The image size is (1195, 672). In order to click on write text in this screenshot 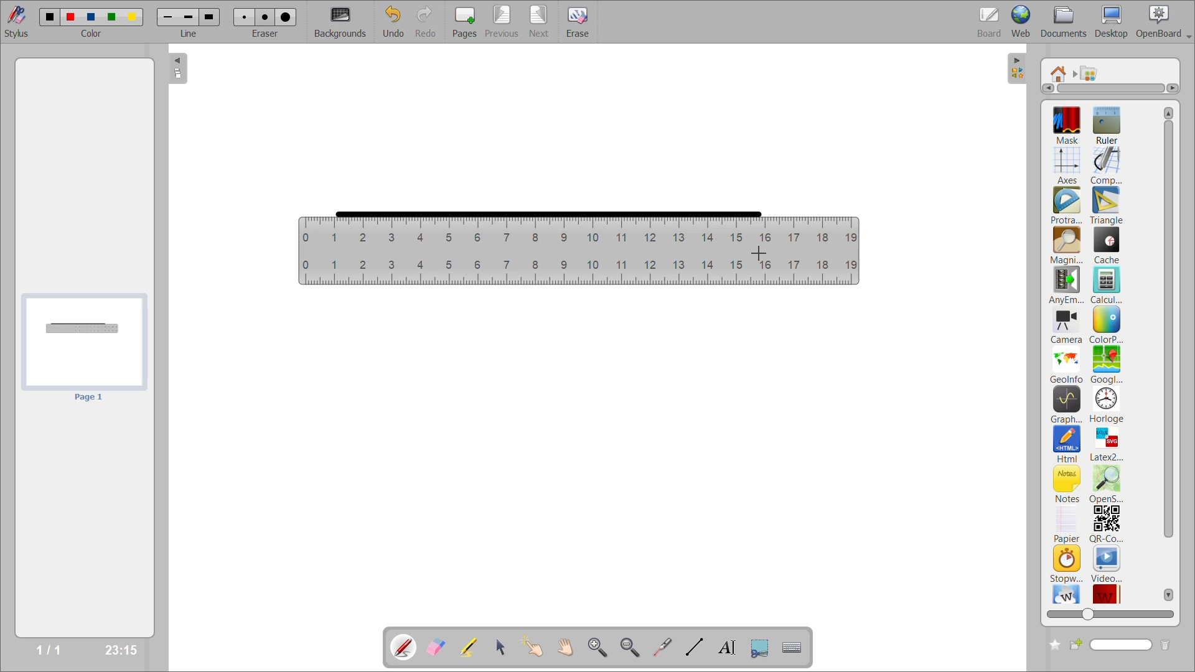, I will do `click(726, 647)`.